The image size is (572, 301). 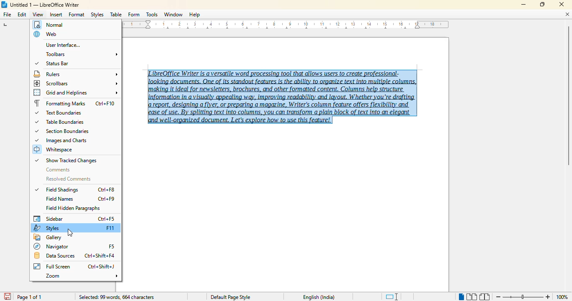 What do you see at coordinates (49, 25) in the screenshot?
I see `normal` at bounding box center [49, 25].